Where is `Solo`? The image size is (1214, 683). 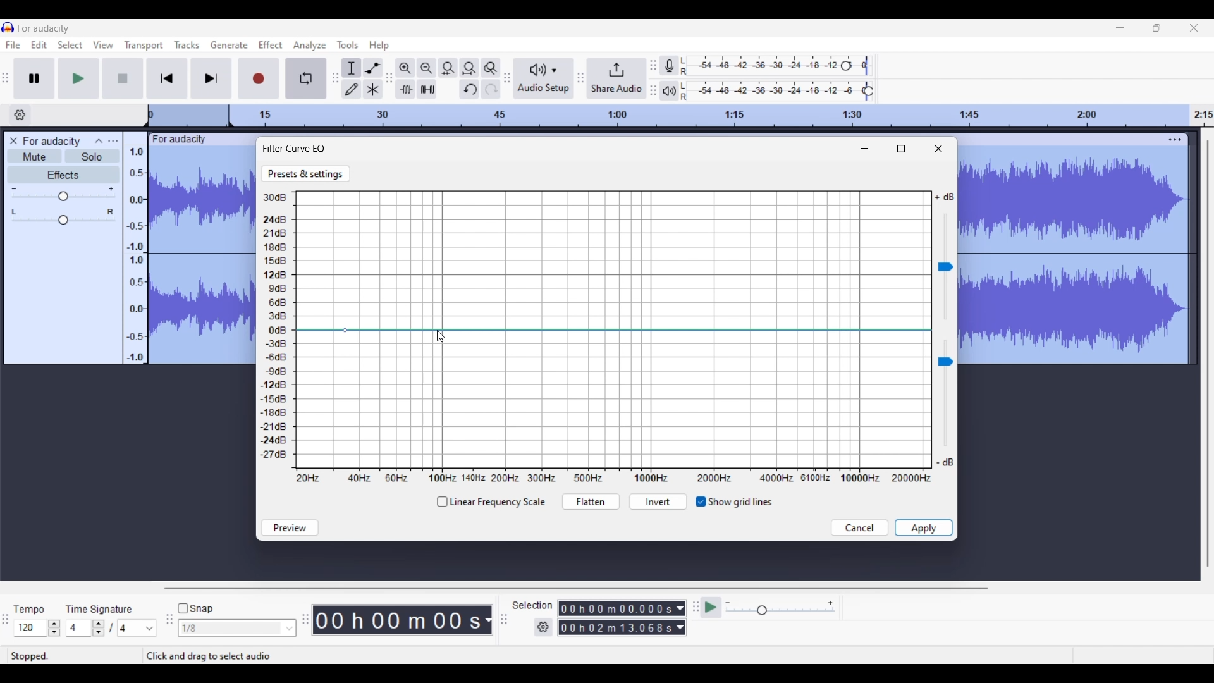 Solo is located at coordinates (92, 156).